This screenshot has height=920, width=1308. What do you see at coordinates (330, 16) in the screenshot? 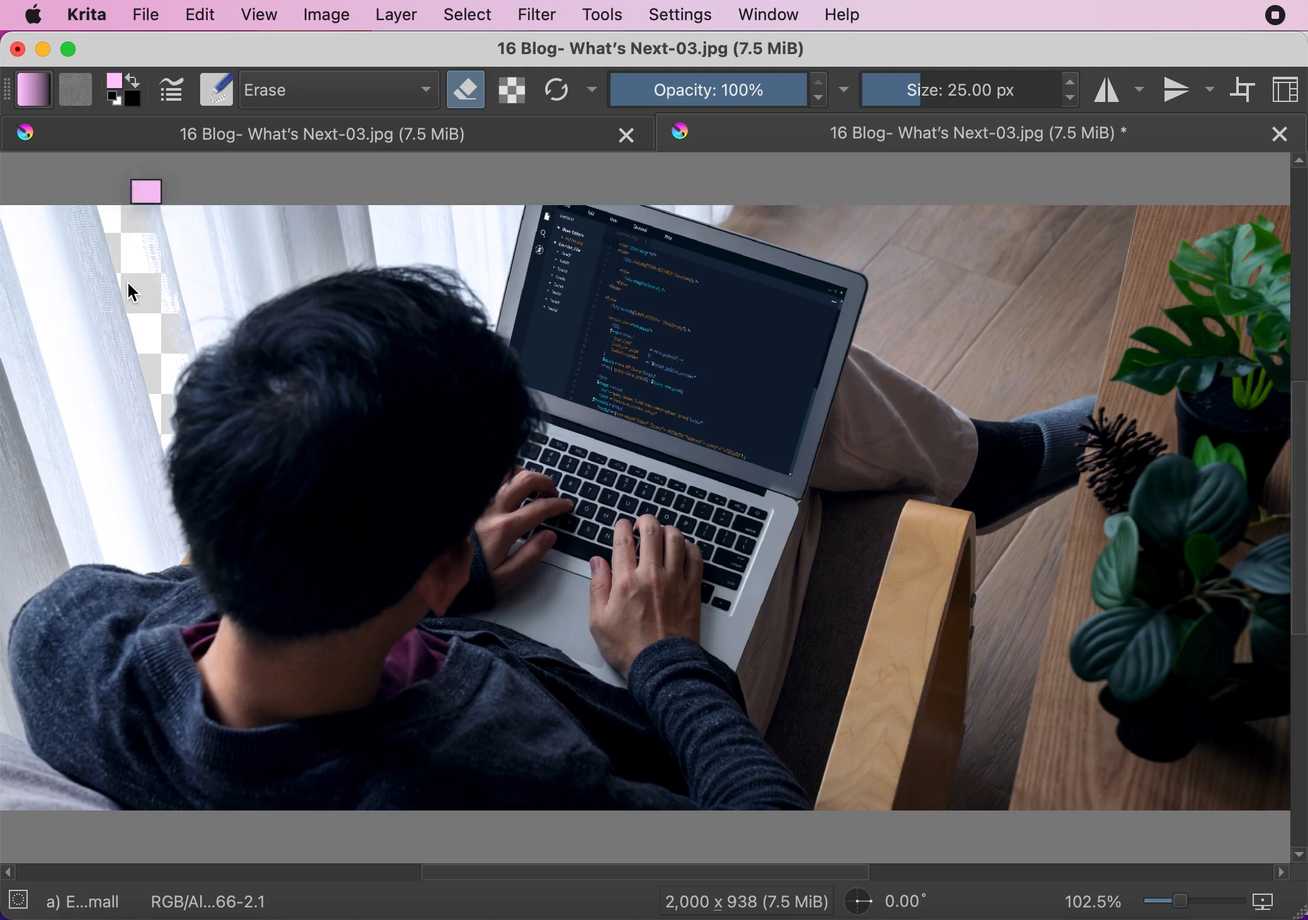
I see `image` at bounding box center [330, 16].